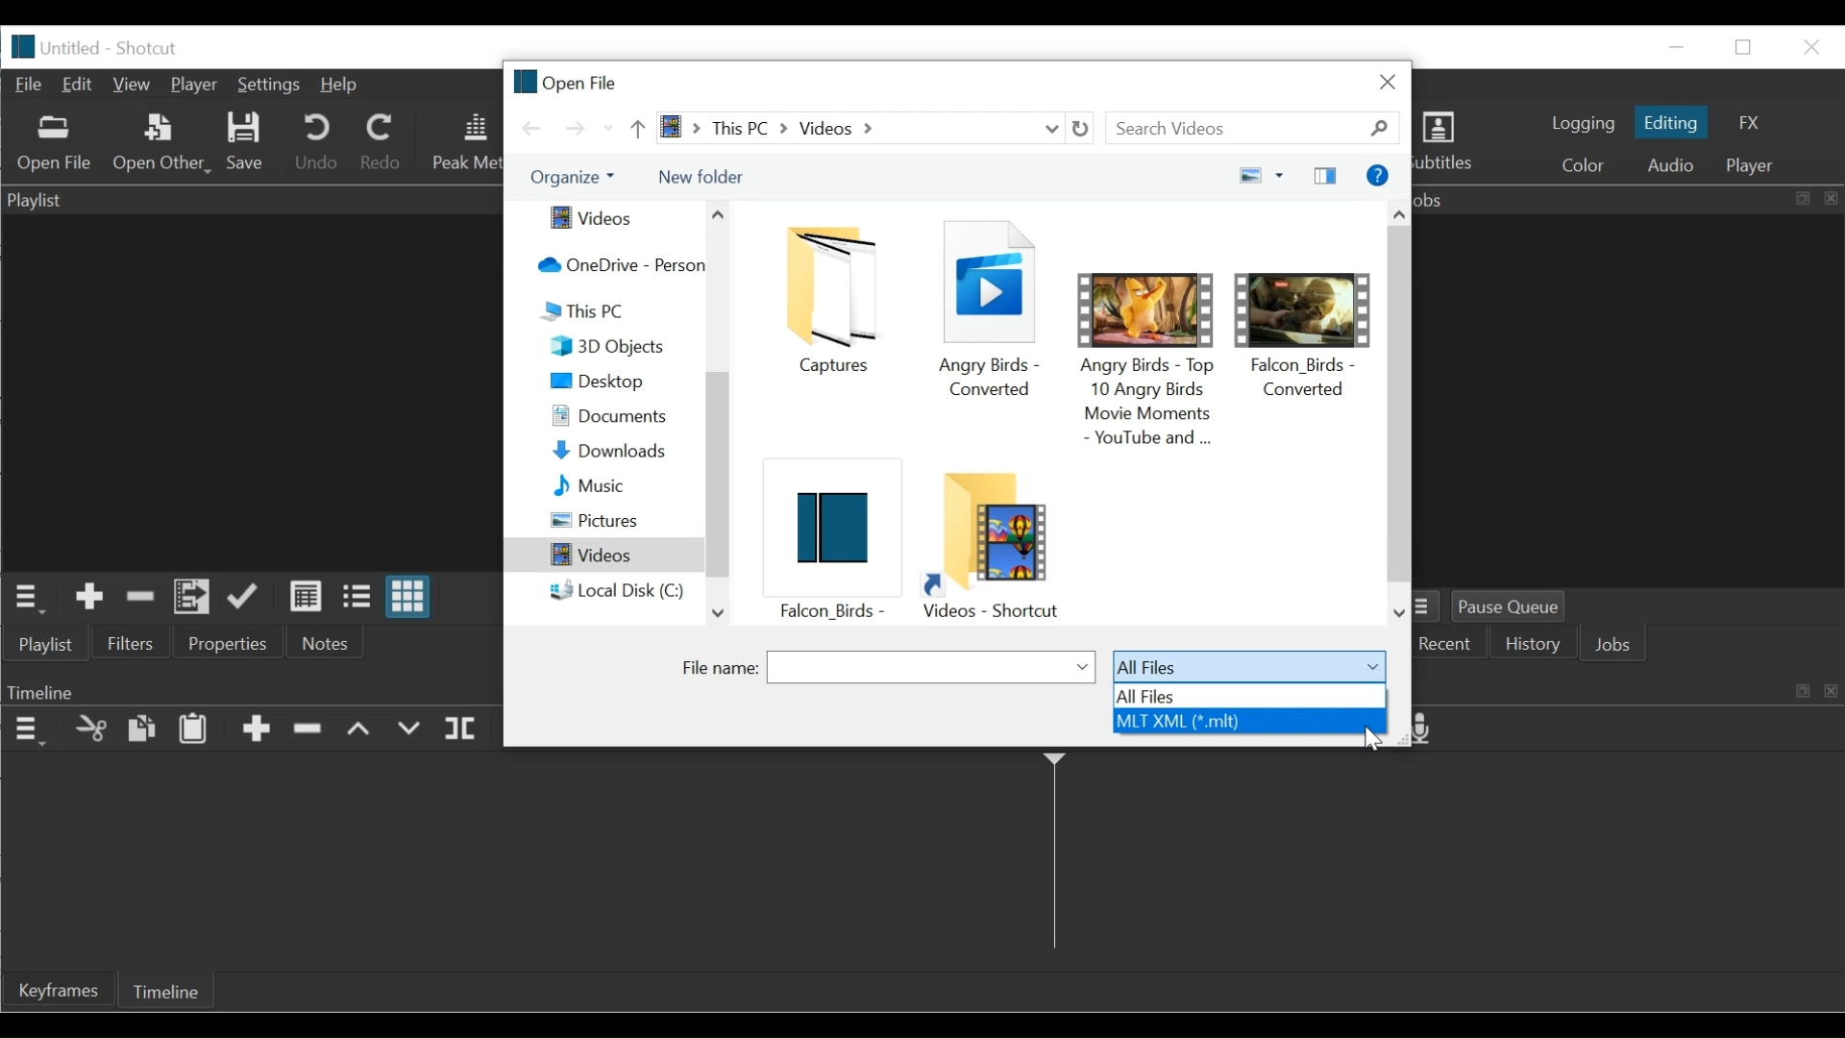 The width and height of the screenshot is (1845, 1038). I want to click on Falcon_birds - converted, so click(1307, 322).